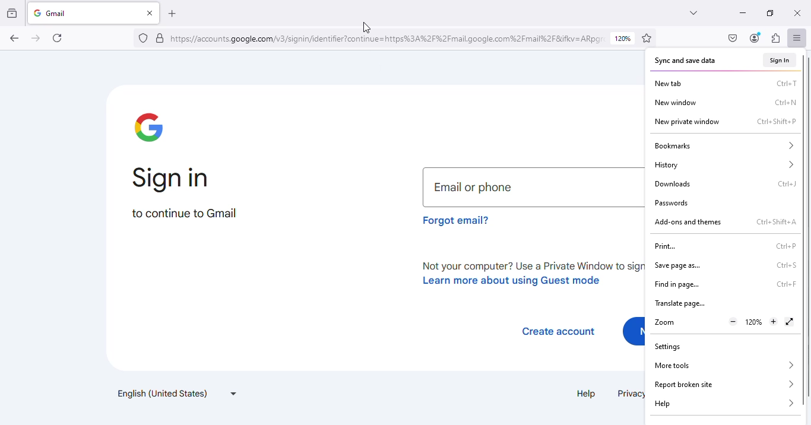  Describe the element at coordinates (733, 322) in the screenshot. I see `zoom out` at that location.